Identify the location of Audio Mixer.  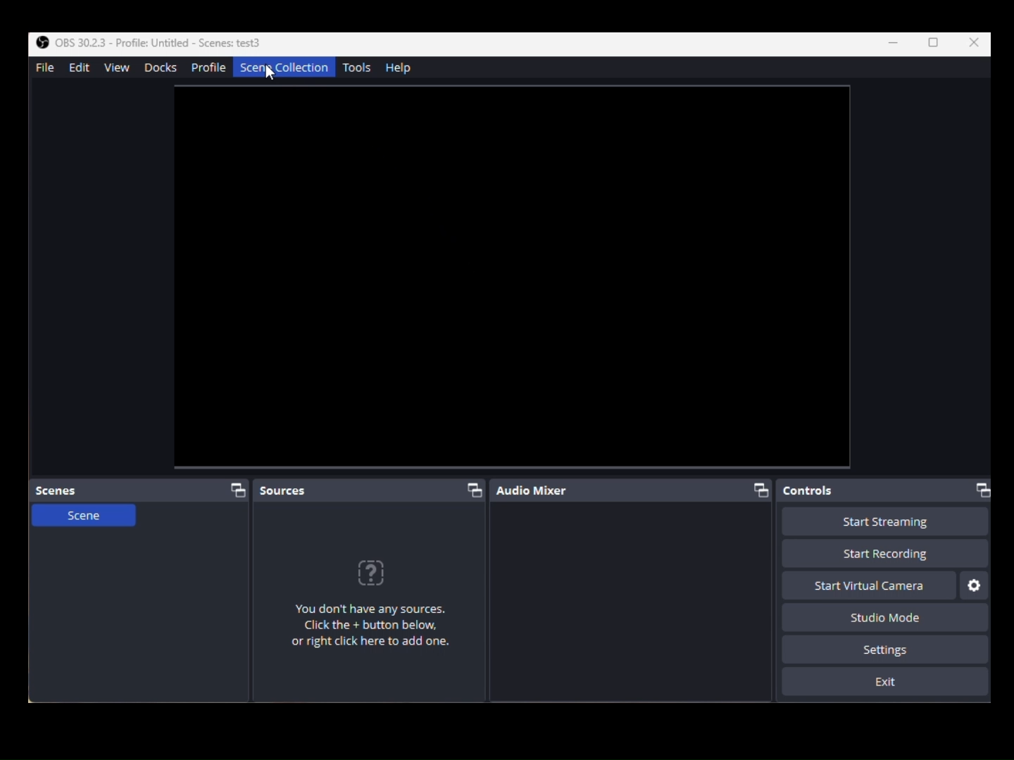
(636, 491).